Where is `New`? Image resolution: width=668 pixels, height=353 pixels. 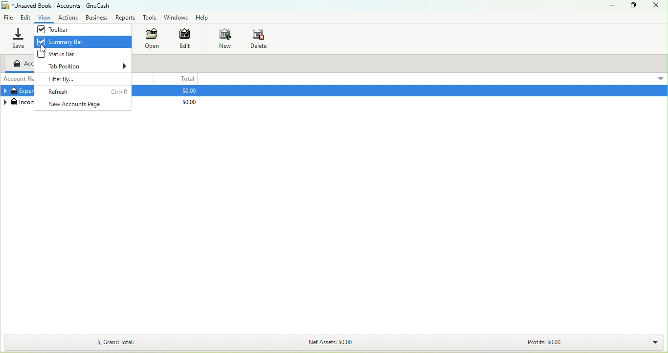 New is located at coordinates (224, 39).